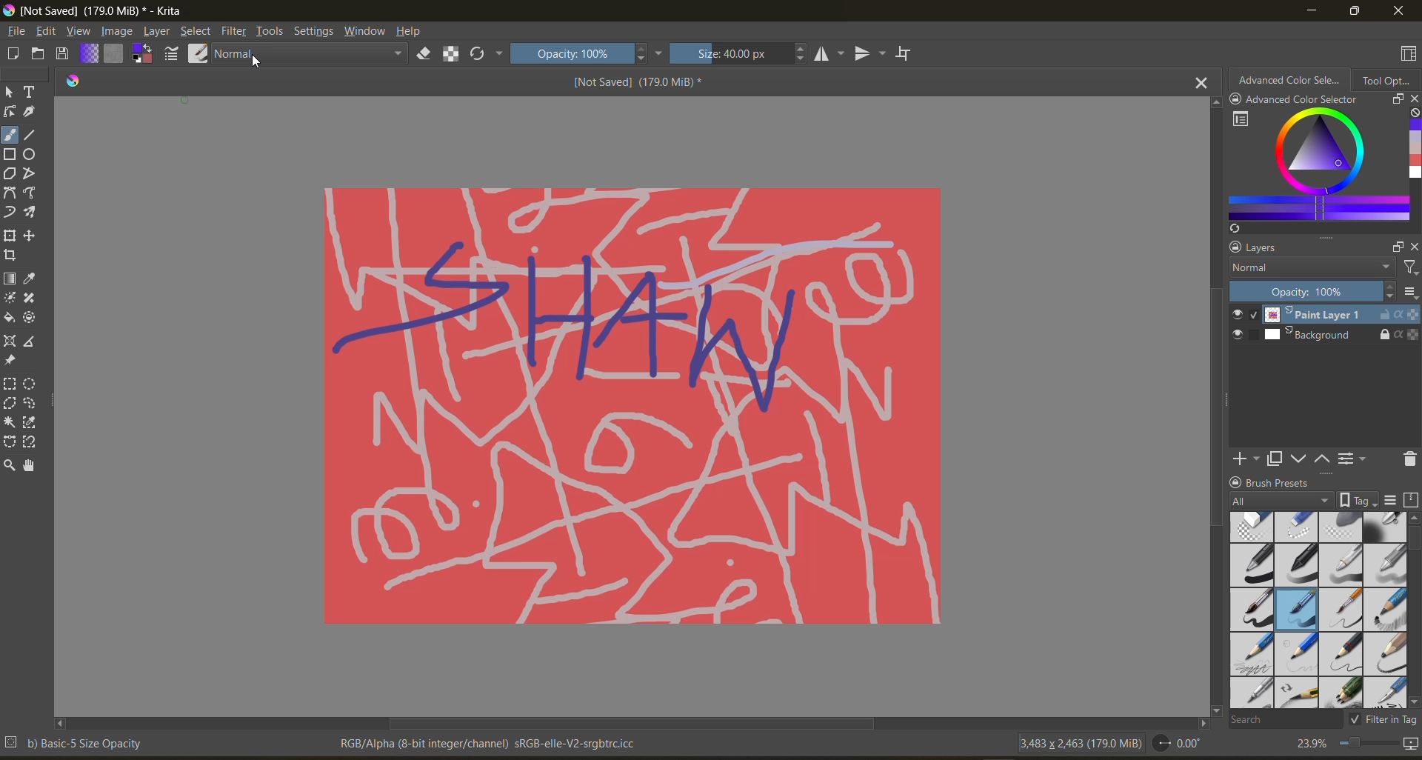 This screenshot has width=1422, height=760. What do you see at coordinates (1408, 459) in the screenshot?
I see `delete mask` at bounding box center [1408, 459].